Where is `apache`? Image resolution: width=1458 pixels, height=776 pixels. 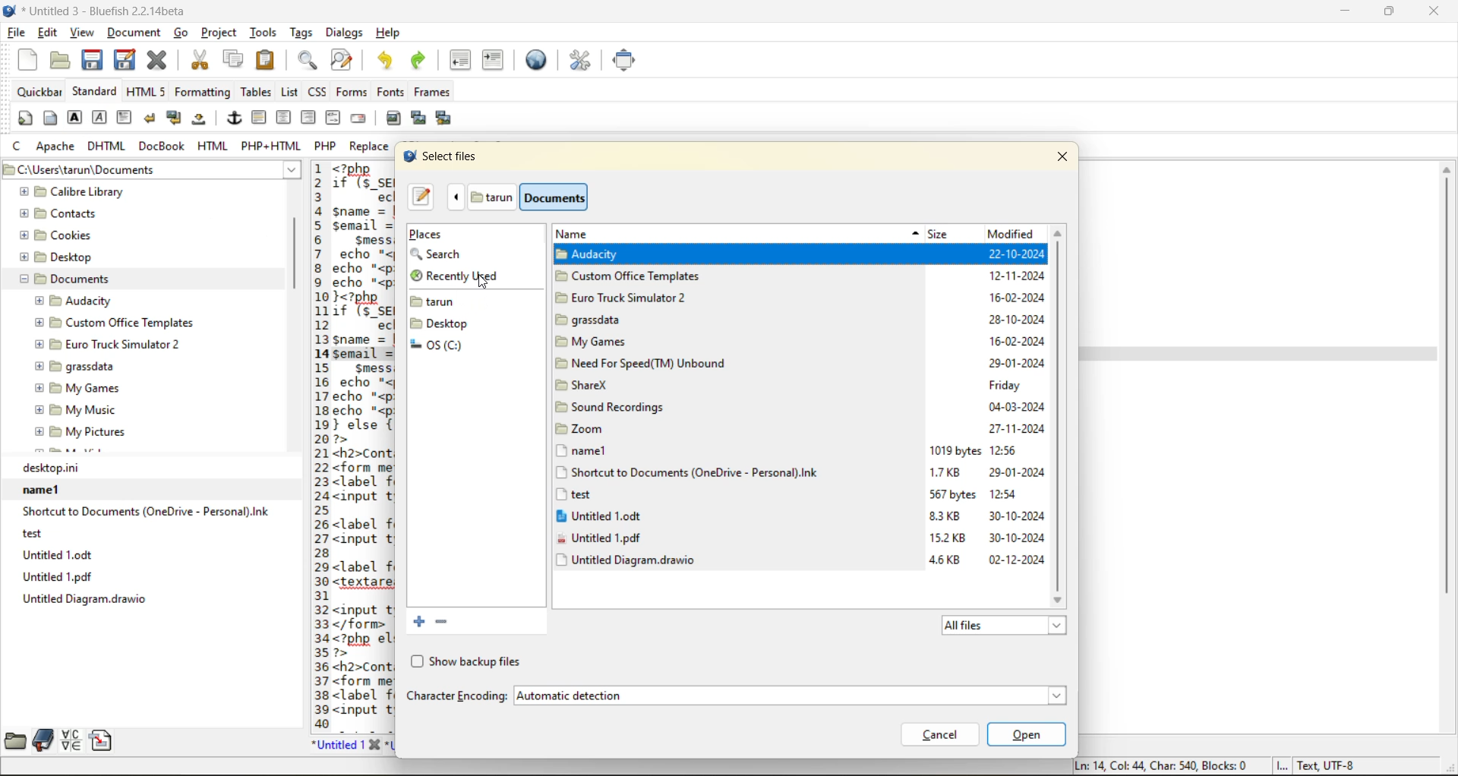
apache is located at coordinates (57, 147).